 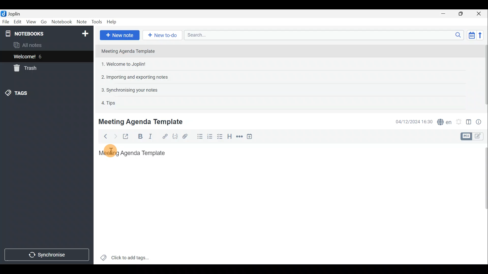 What do you see at coordinates (18, 22) in the screenshot?
I see `Edit` at bounding box center [18, 22].